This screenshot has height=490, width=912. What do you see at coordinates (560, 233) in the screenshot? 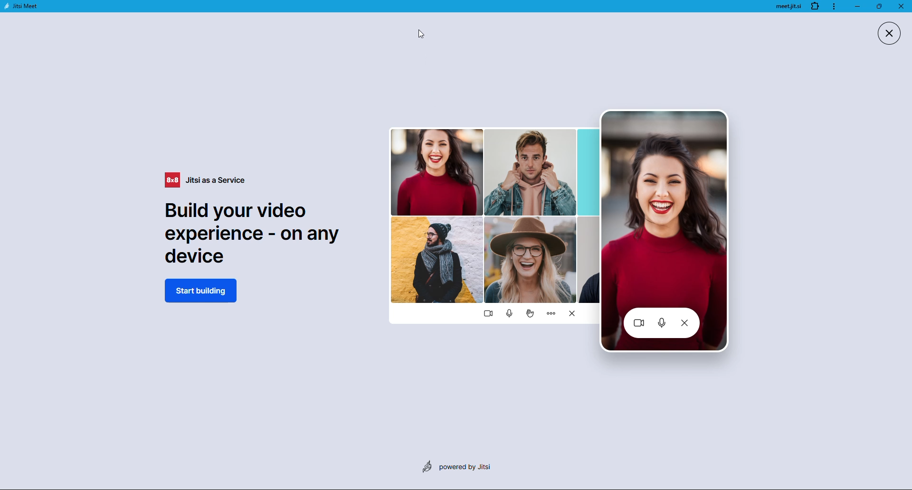
I see `Graphics ` at bounding box center [560, 233].